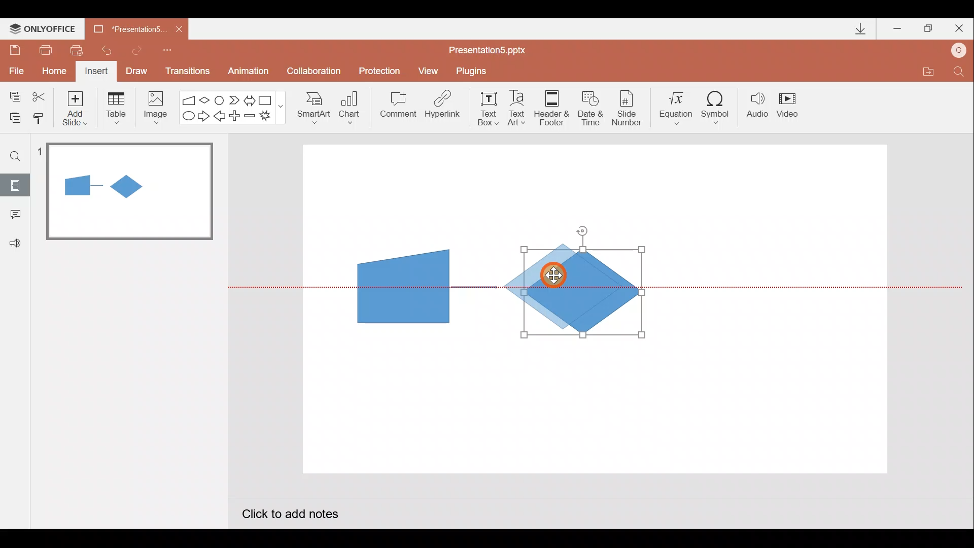  What do you see at coordinates (15, 185) in the screenshot?
I see `Slides` at bounding box center [15, 185].